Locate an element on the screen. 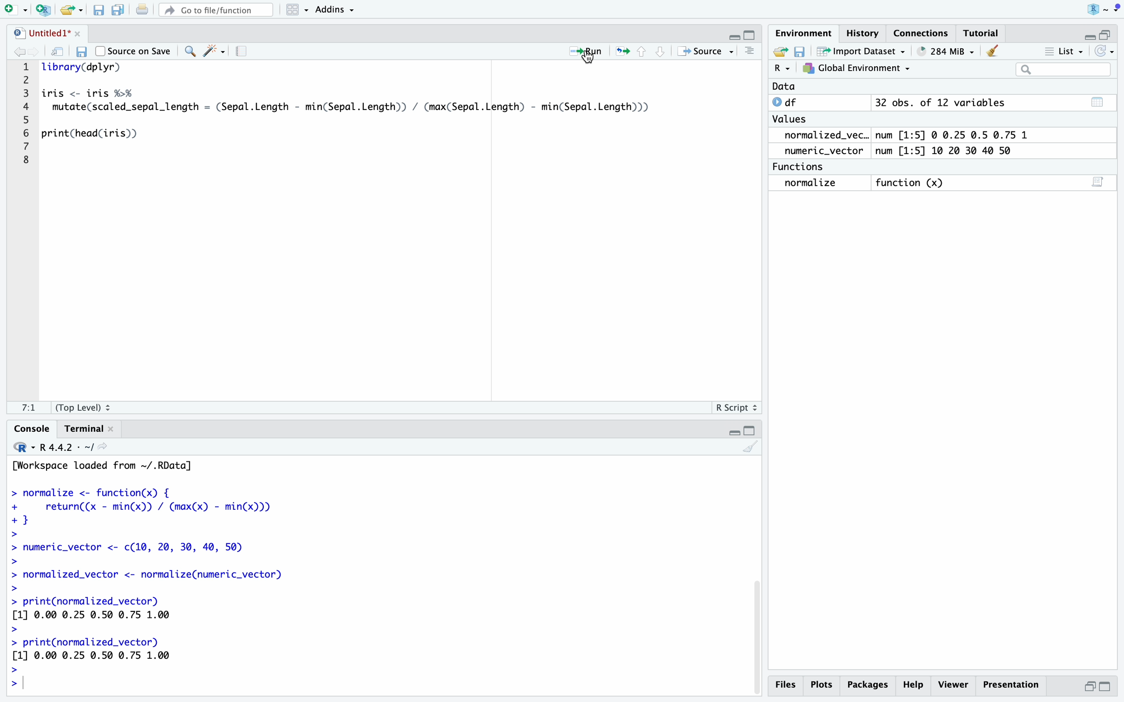  Viewer is located at coordinates (954, 683).